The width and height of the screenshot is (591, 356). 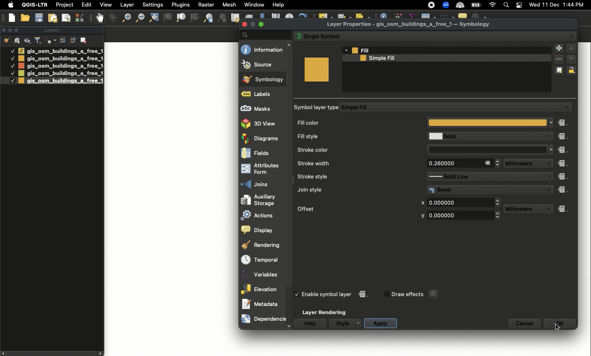 I want to click on , so click(x=364, y=294).